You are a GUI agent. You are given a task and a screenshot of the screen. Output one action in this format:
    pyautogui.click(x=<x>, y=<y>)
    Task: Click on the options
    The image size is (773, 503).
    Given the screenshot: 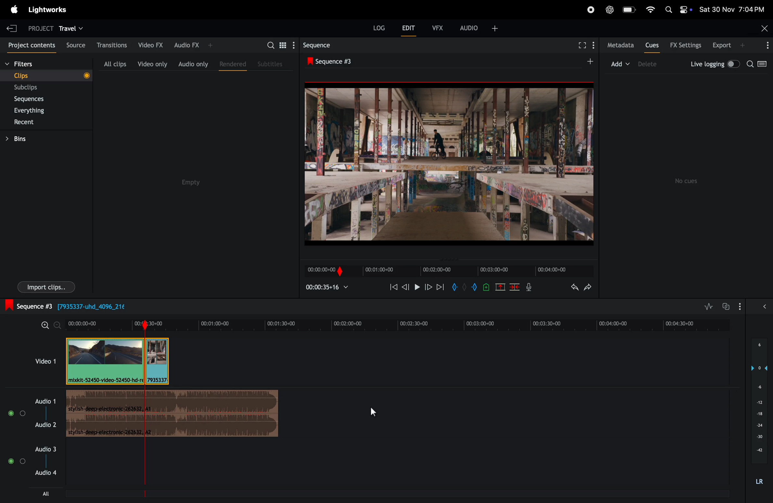 What is the action you would take?
    pyautogui.click(x=741, y=306)
    